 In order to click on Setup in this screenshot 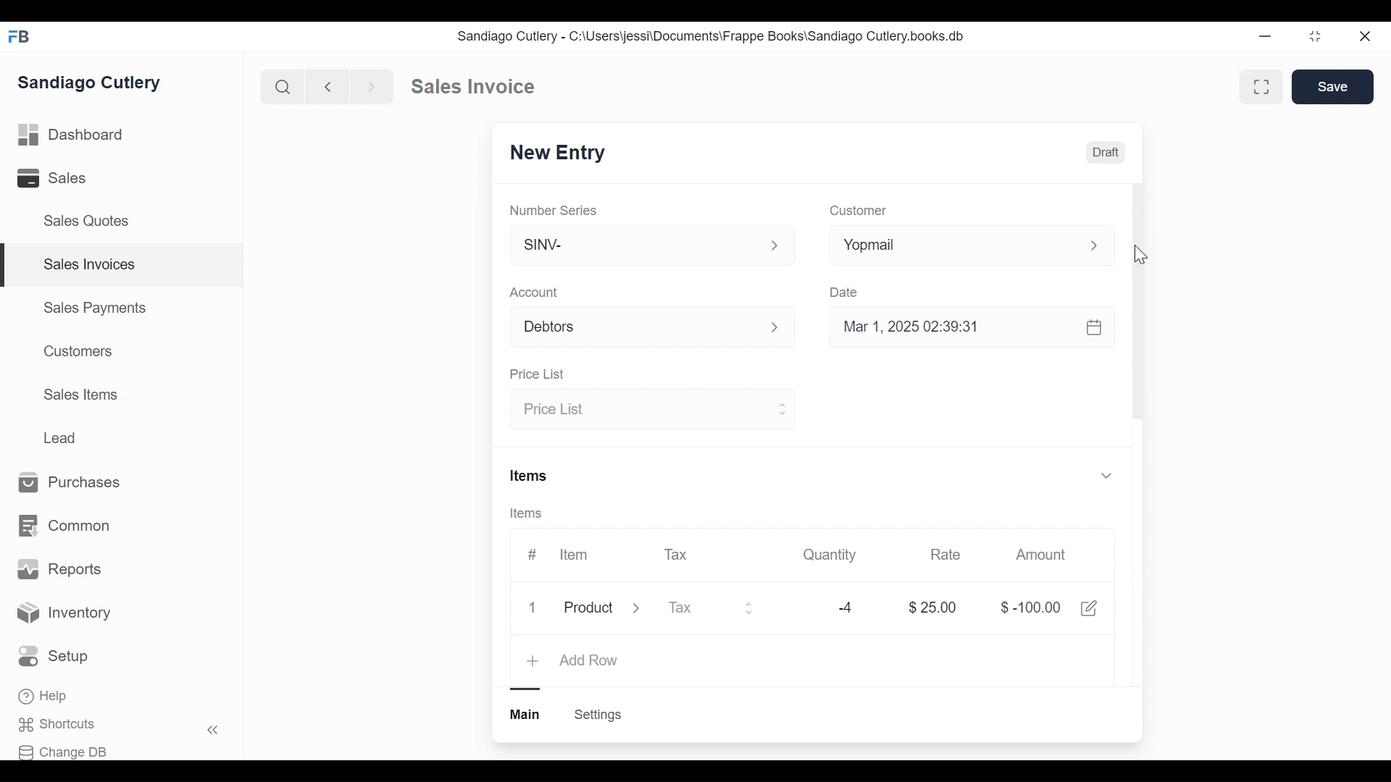, I will do `click(54, 656)`.